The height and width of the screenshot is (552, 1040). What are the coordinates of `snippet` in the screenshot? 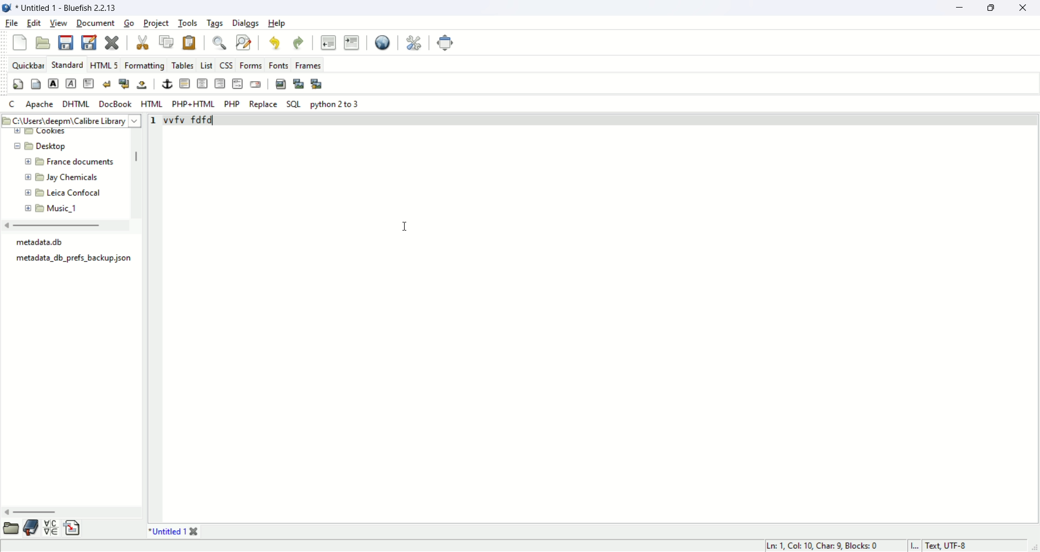 It's located at (72, 528).